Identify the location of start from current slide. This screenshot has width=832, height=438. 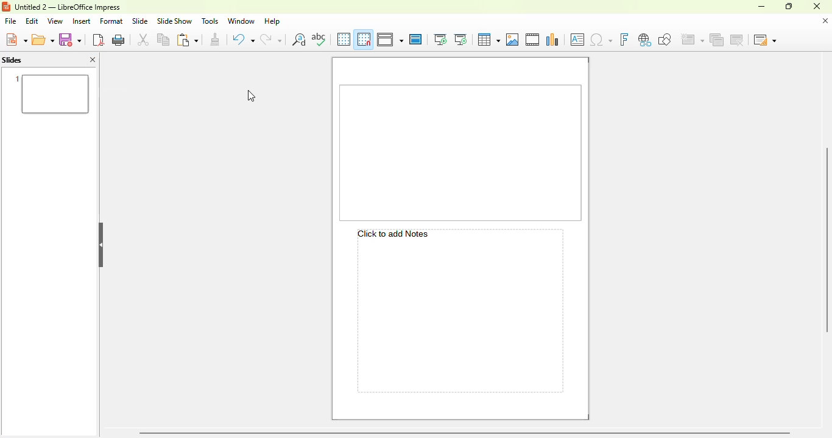
(460, 40).